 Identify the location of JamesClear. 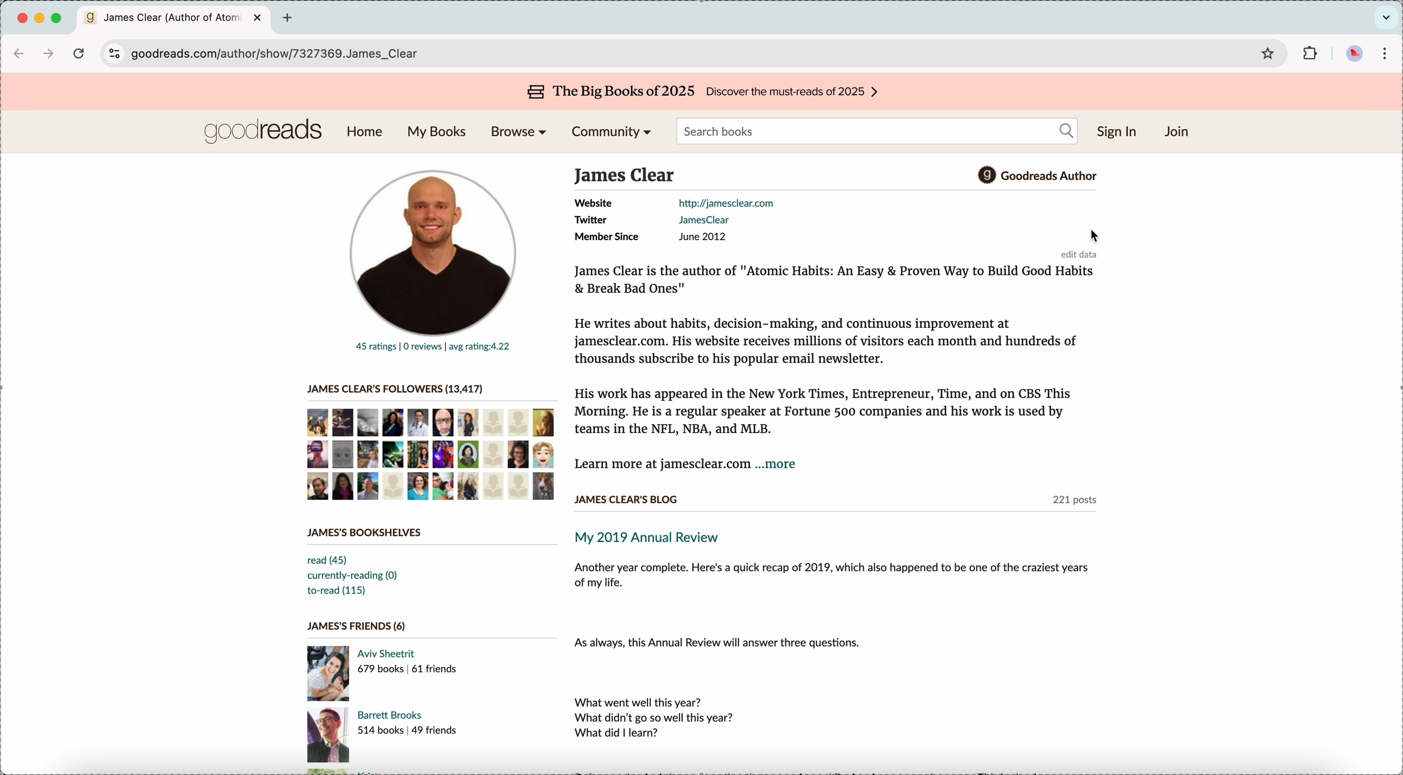
(703, 221).